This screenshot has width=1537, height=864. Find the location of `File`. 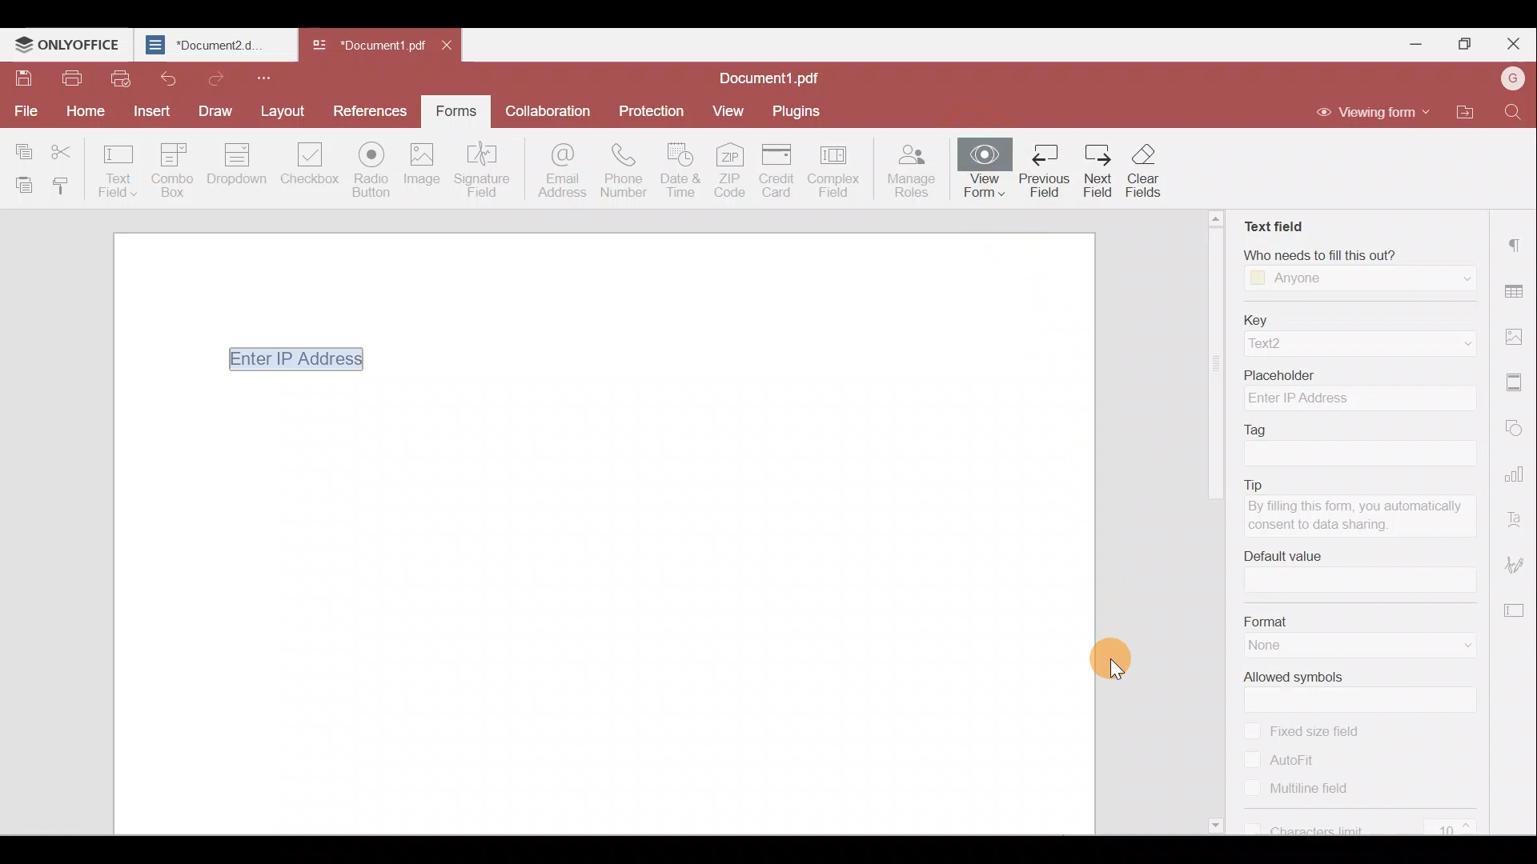

File is located at coordinates (24, 110).